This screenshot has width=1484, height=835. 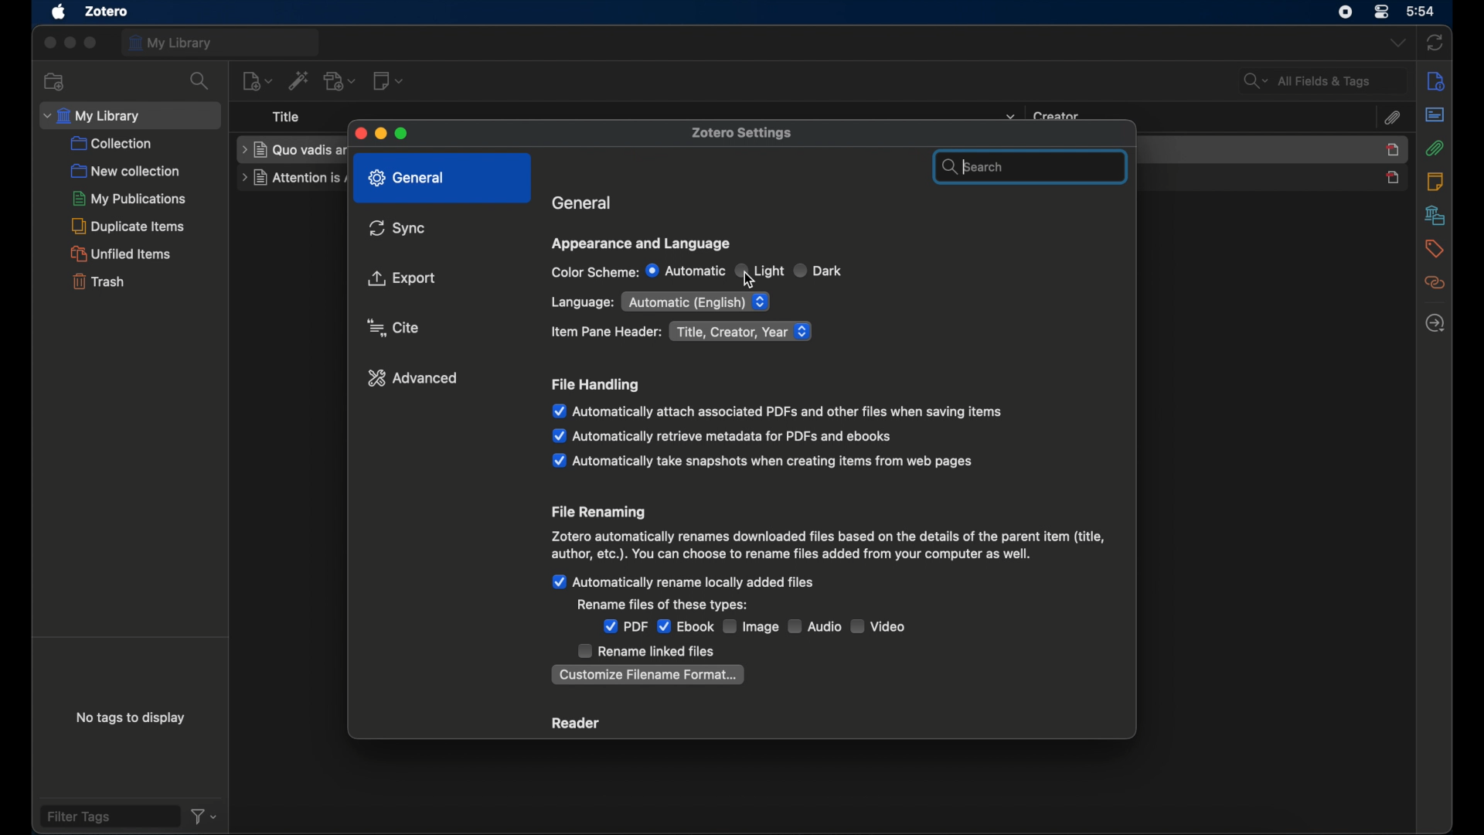 What do you see at coordinates (200, 81) in the screenshot?
I see `search` at bounding box center [200, 81].